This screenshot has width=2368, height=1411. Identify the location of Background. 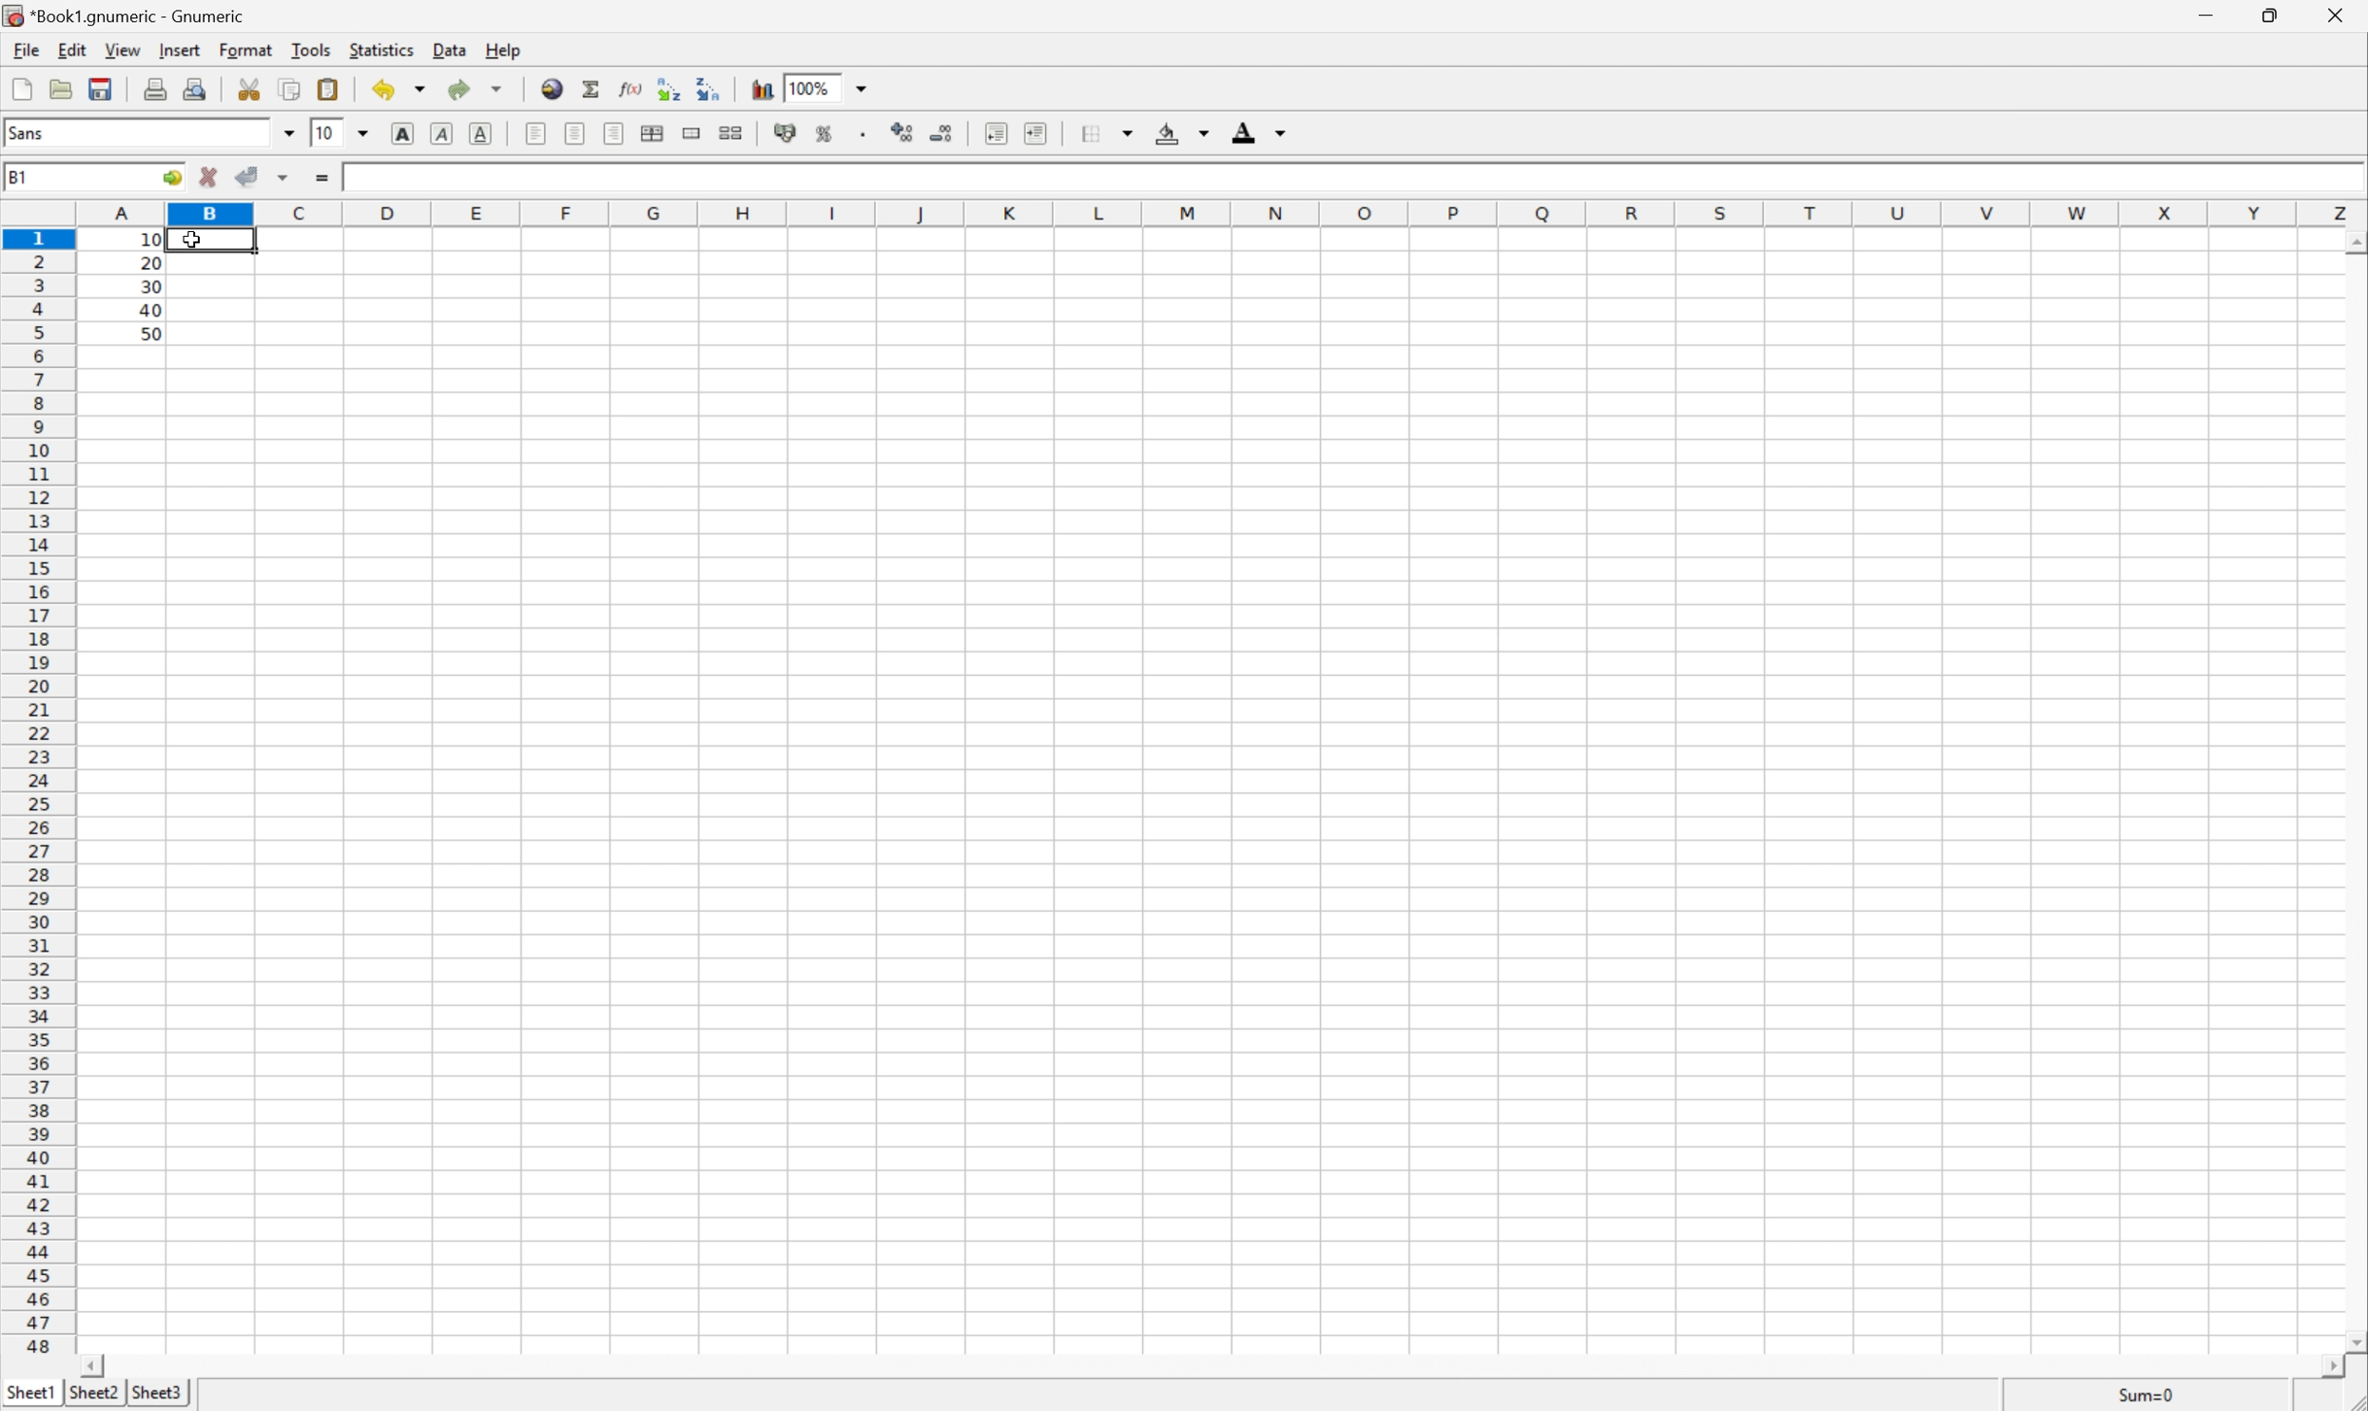
(1183, 133).